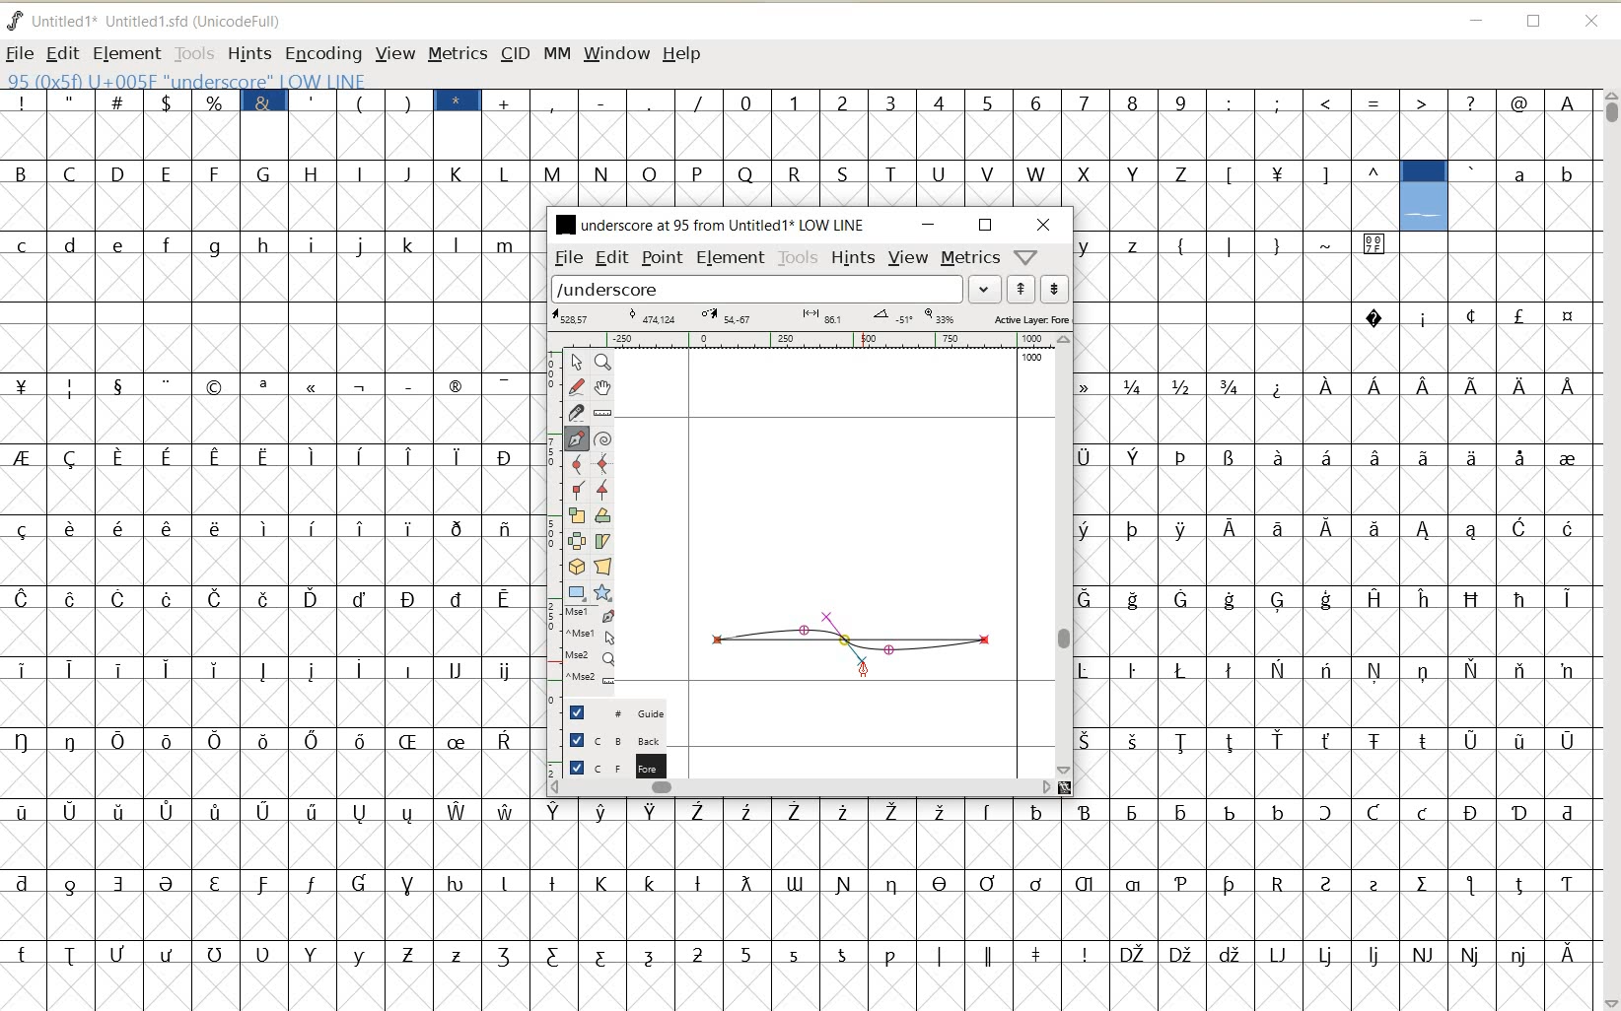  I want to click on WINDOW, so click(617, 55).